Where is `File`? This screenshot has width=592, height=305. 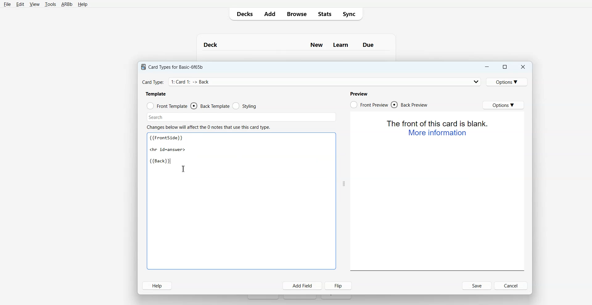
File is located at coordinates (7, 4).